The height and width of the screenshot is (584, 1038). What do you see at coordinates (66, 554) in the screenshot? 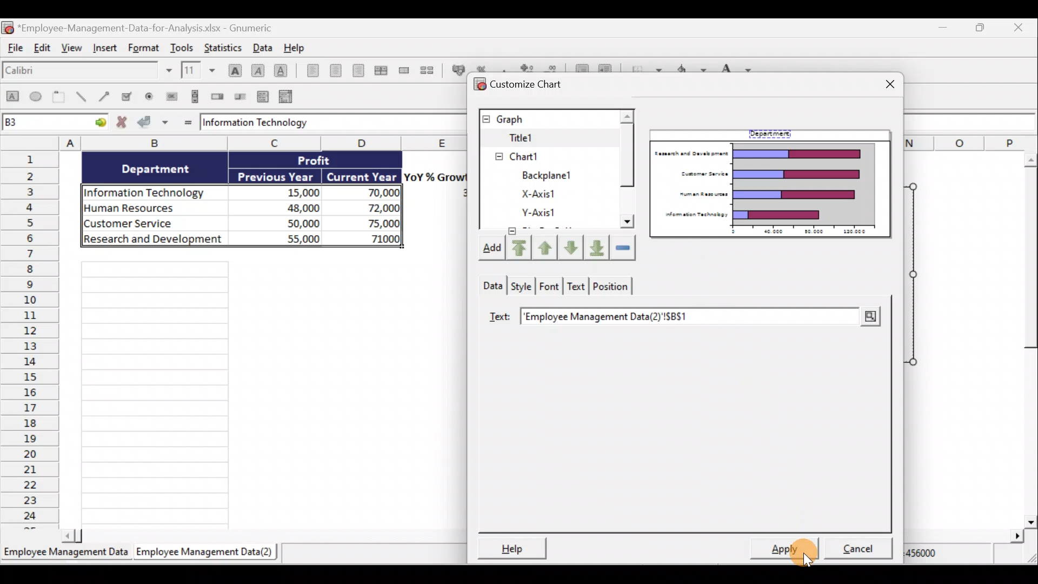
I see `Sheet 1` at bounding box center [66, 554].